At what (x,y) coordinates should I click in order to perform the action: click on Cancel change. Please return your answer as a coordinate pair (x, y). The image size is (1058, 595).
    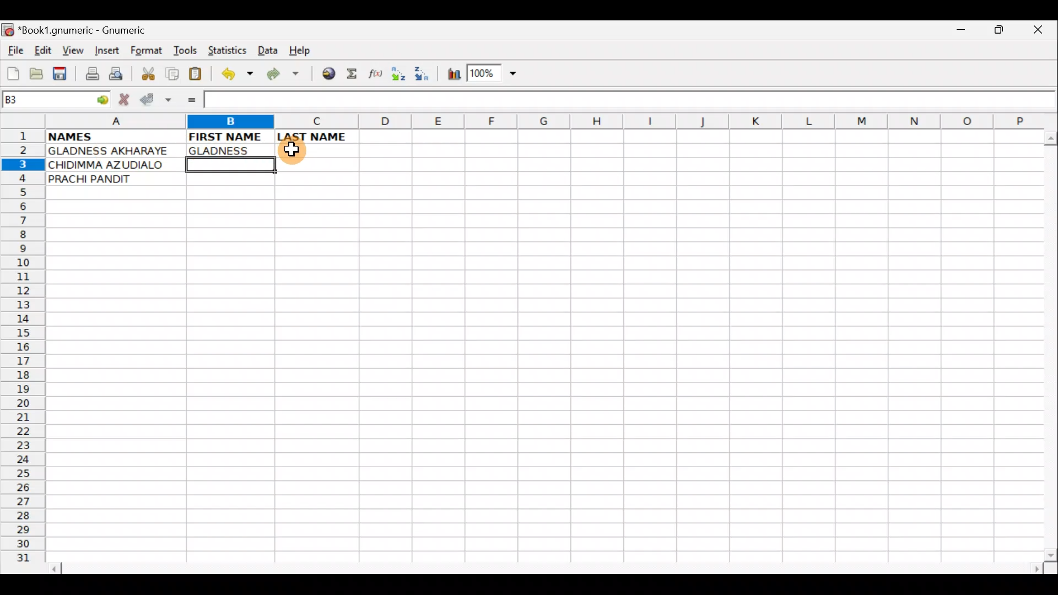
    Looking at the image, I should click on (127, 98).